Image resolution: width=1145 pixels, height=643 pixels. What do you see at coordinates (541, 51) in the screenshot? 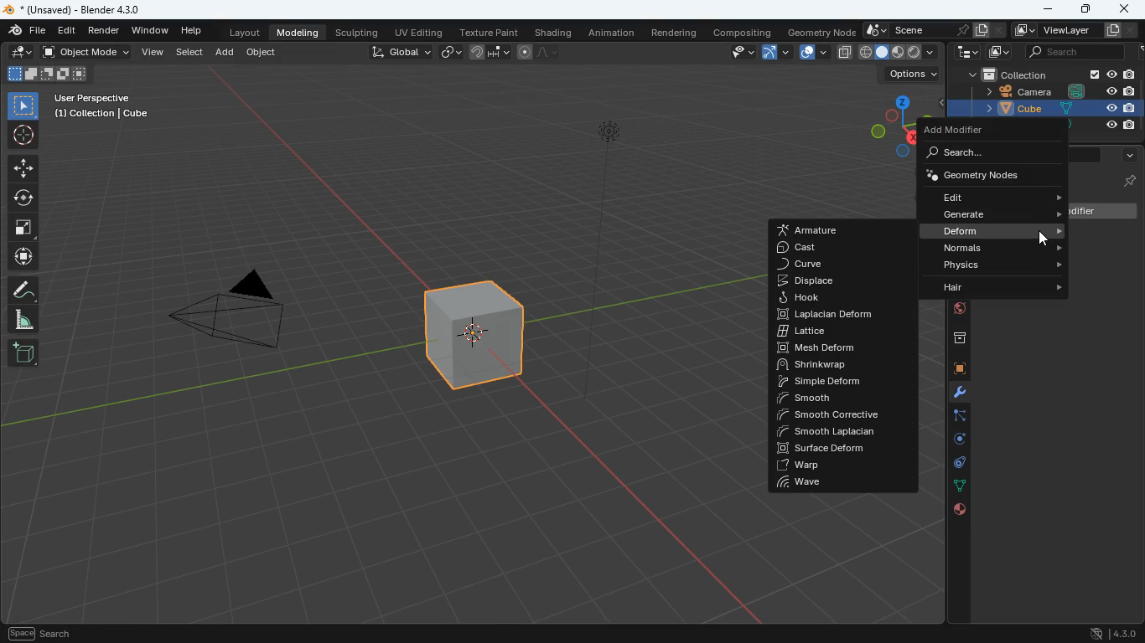
I see `line` at bounding box center [541, 51].